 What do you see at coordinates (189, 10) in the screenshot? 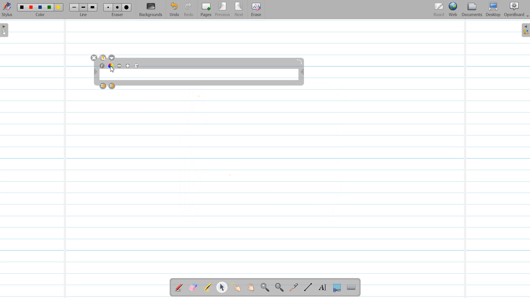
I see `Redo` at bounding box center [189, 10].